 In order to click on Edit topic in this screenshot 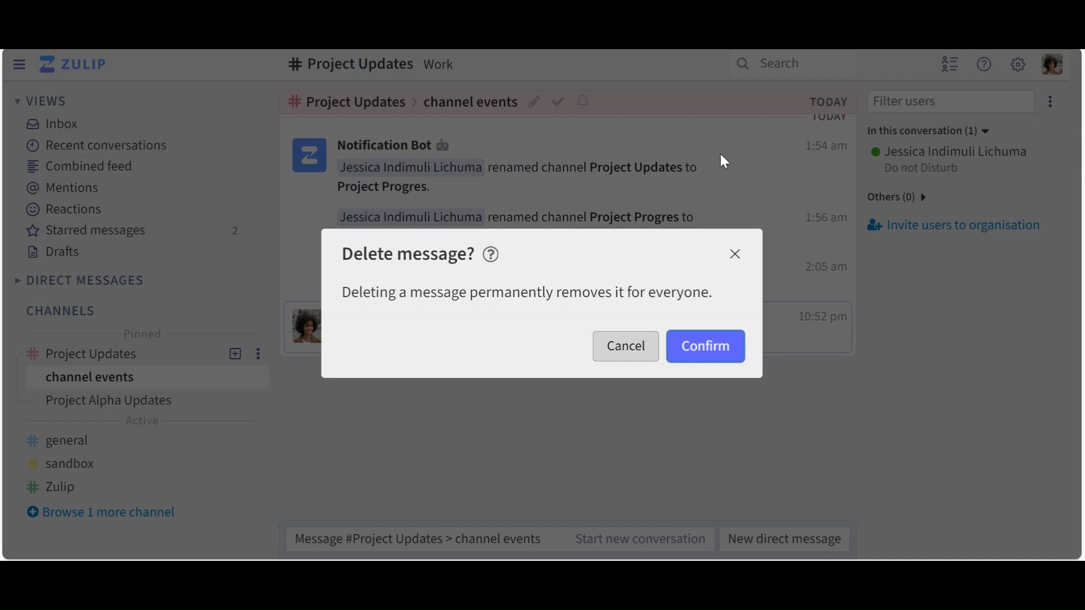, I will do `click(535, 102)`.